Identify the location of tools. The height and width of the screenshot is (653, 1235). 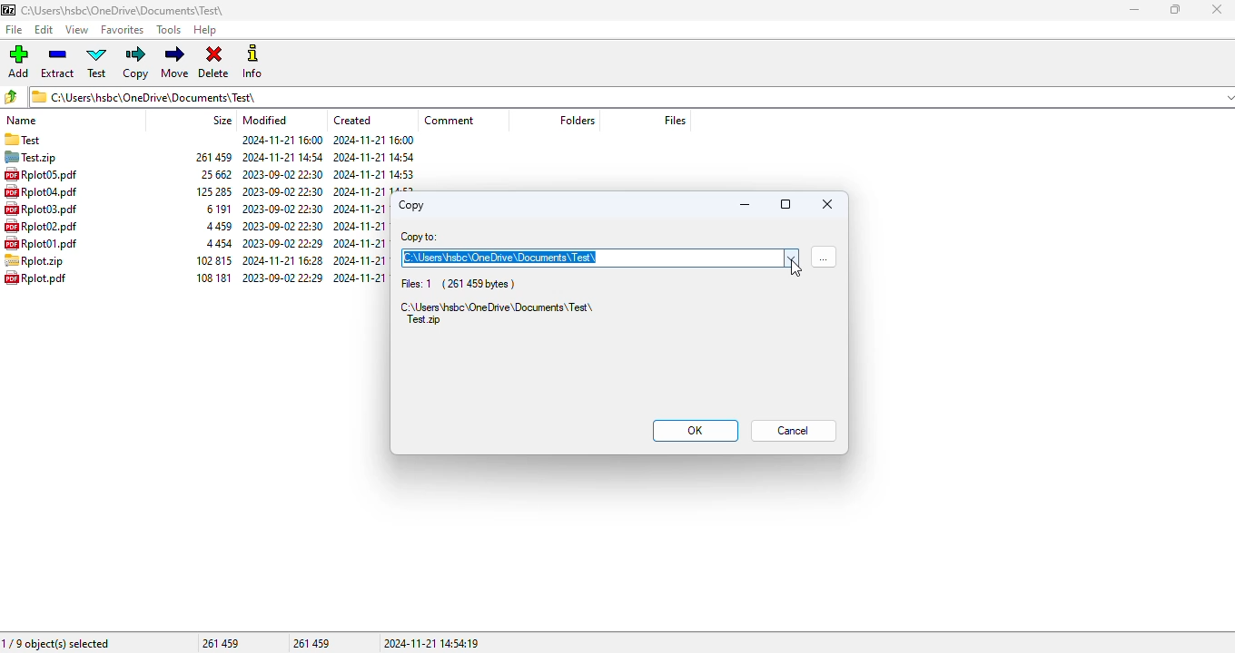
(167, 30).